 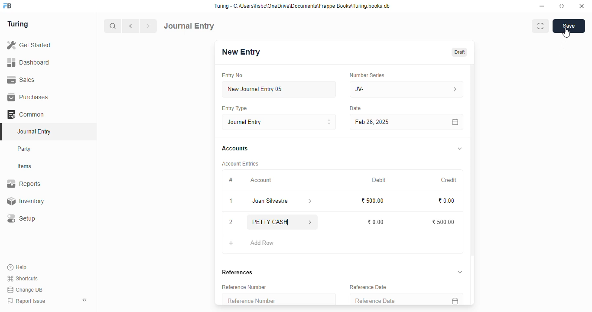 What do you see at coordinates (372, 201) in the screenshot?
I see `₹500.00` at bounding box center [372, 201].